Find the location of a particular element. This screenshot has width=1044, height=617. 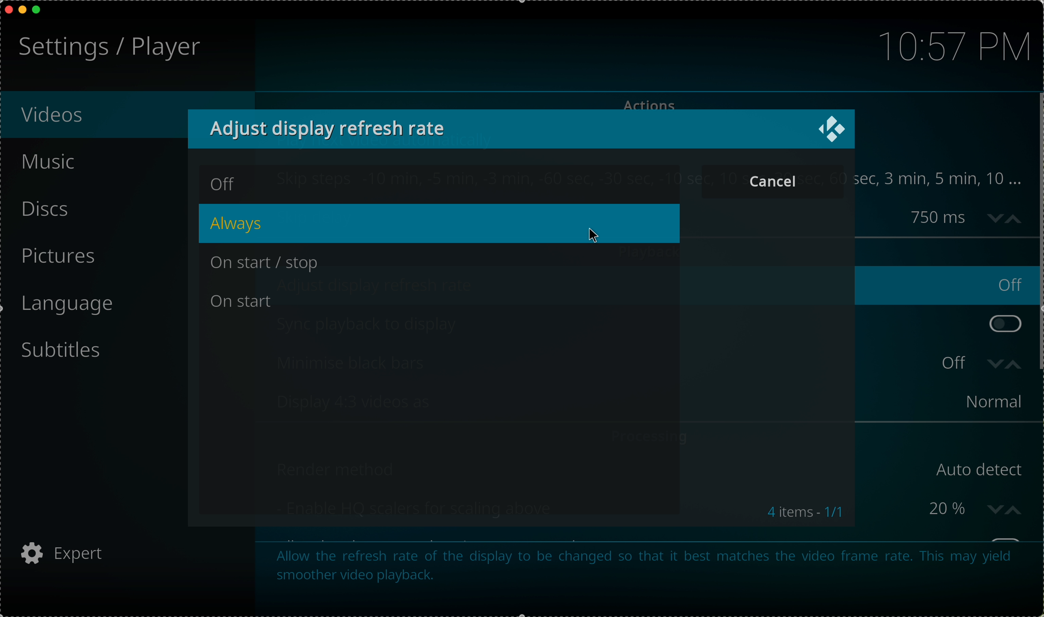

Allow the refresh rate of the display to be changed so that it best matches the video frame rate. This may yield
smoother video playback. is located at coordinates (641, 571).